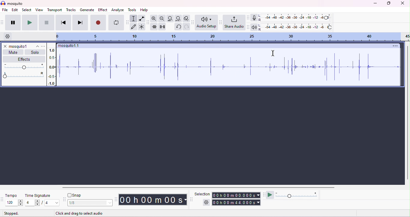 The image size is (410, 217). What do you see at coordinates (46, 23) in the screenshot?
I see `stop` at bounding box center [46, 23].